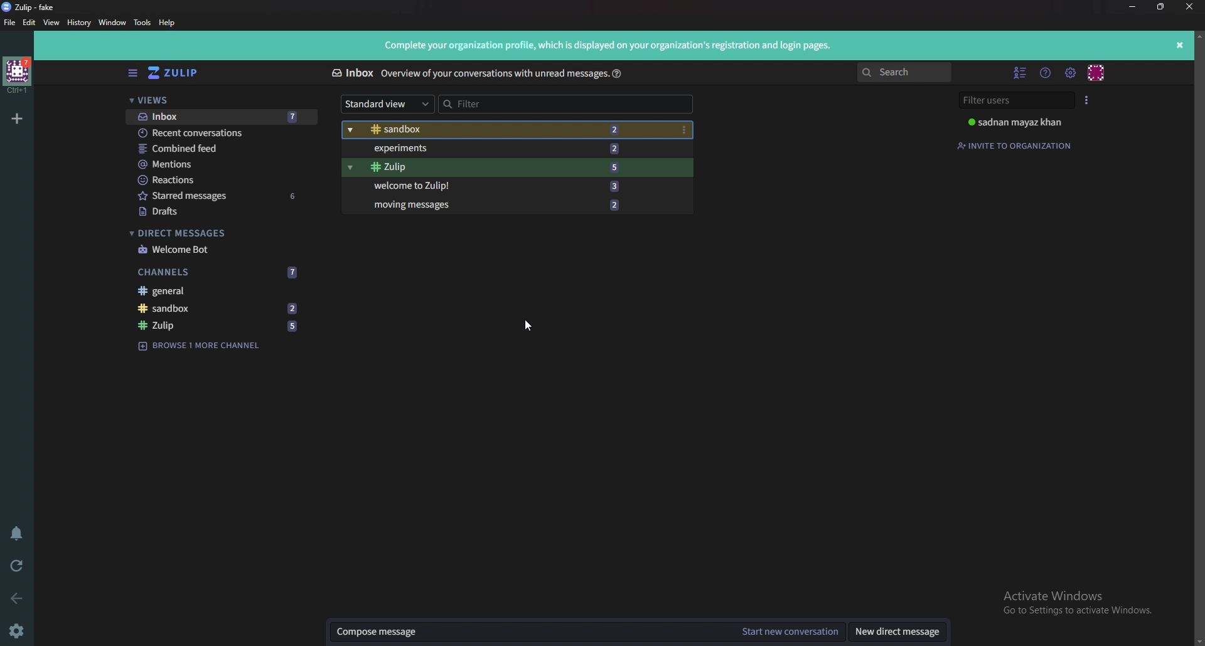 This screenshot has width=1205, height=646. I want to click on Resize, so click(1164, 7).